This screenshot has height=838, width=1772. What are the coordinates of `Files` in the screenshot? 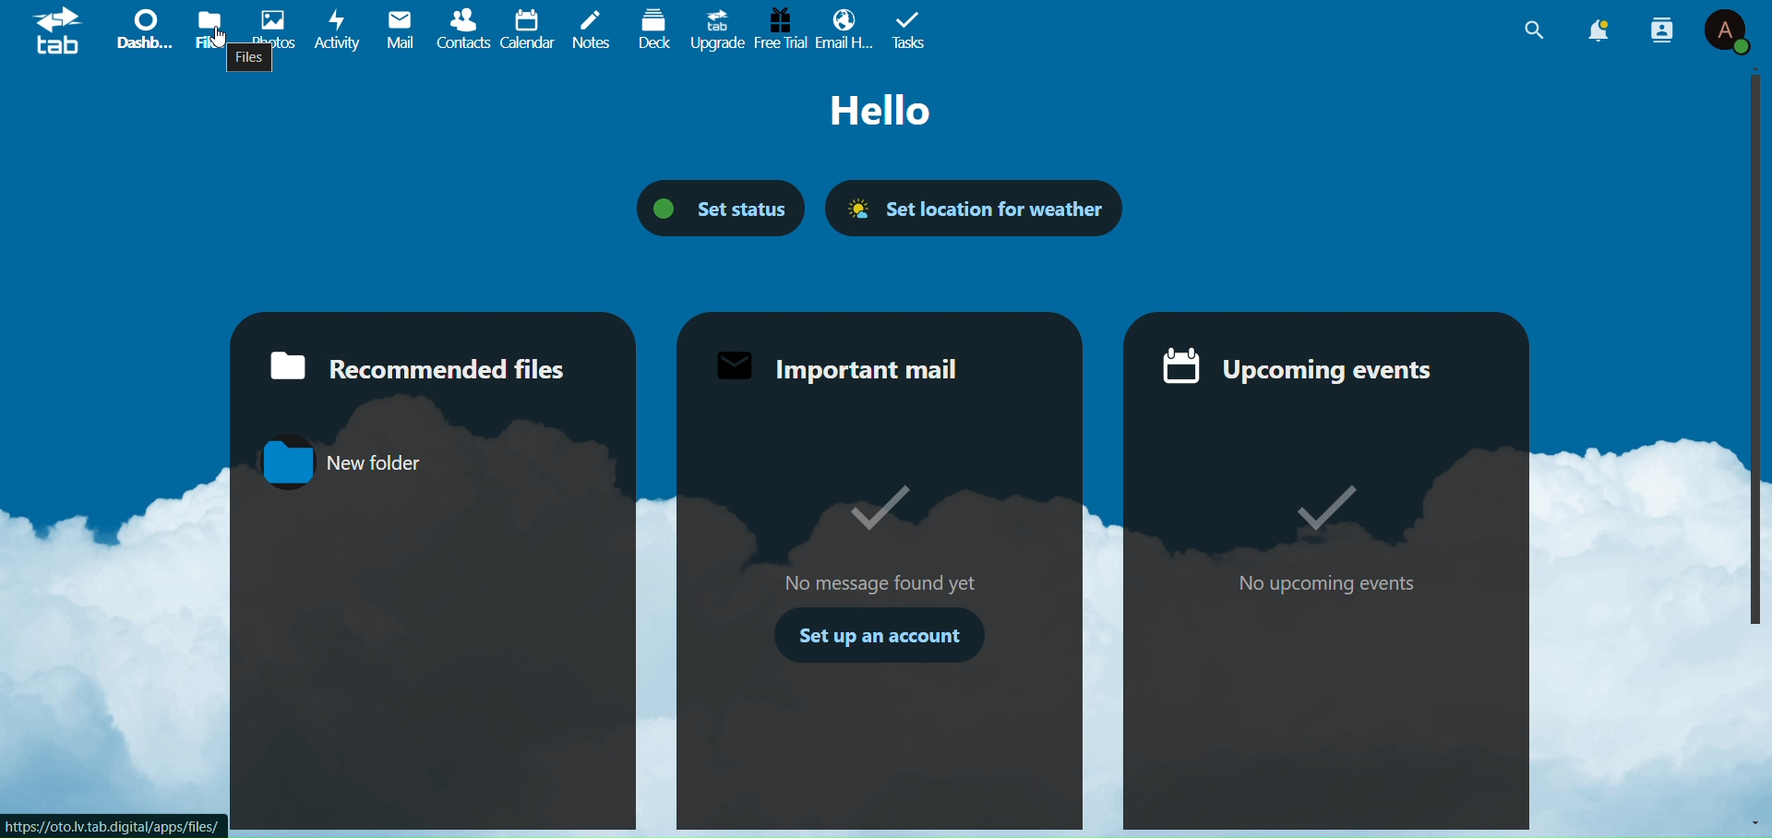 It's located at (206, 28).